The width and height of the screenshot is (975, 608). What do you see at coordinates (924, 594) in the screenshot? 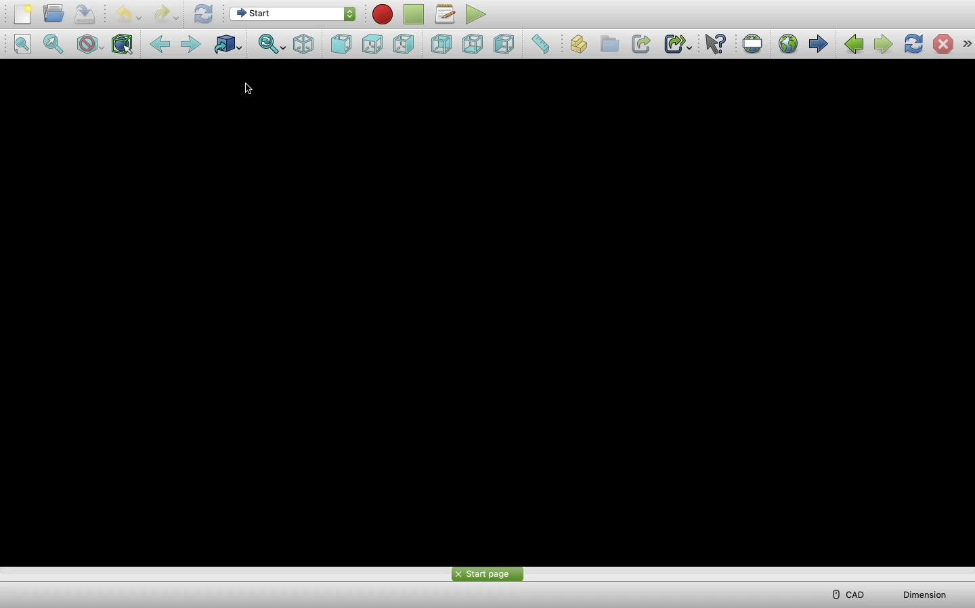
I see `Dimensions` at bounding box center [924, 594].